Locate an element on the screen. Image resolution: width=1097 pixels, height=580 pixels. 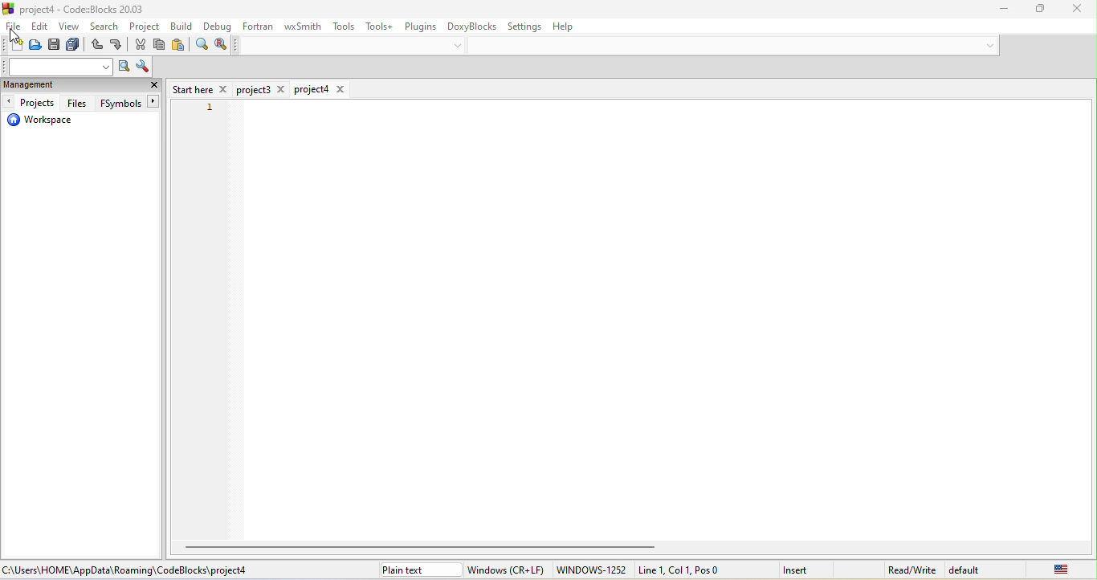
edit is located at coordinates (41, 27).